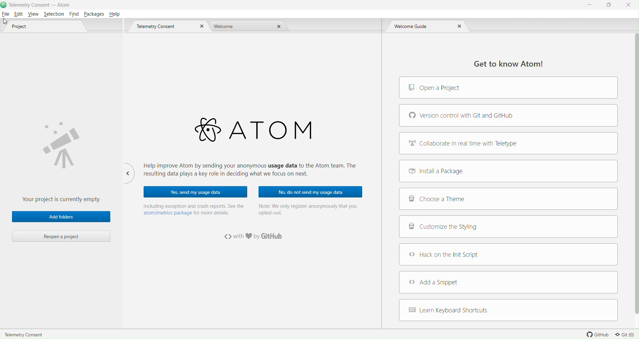 This screenshot has height=339, width=639. What do you see at coordinates (509, 311) in the screenshot?
I see `Learn Keyboard Shortcuts` at bounding box center [509, 311].